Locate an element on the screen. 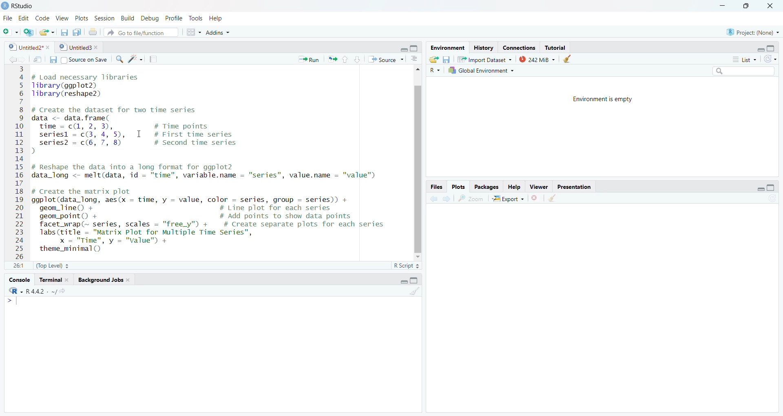 The image size is (783, 416). 3 4 5 6 7 8 9 10 11 12 13 14 15 16 17 18 19 20 21 22 23 24 25 26 is located at coordinates (20, 162).